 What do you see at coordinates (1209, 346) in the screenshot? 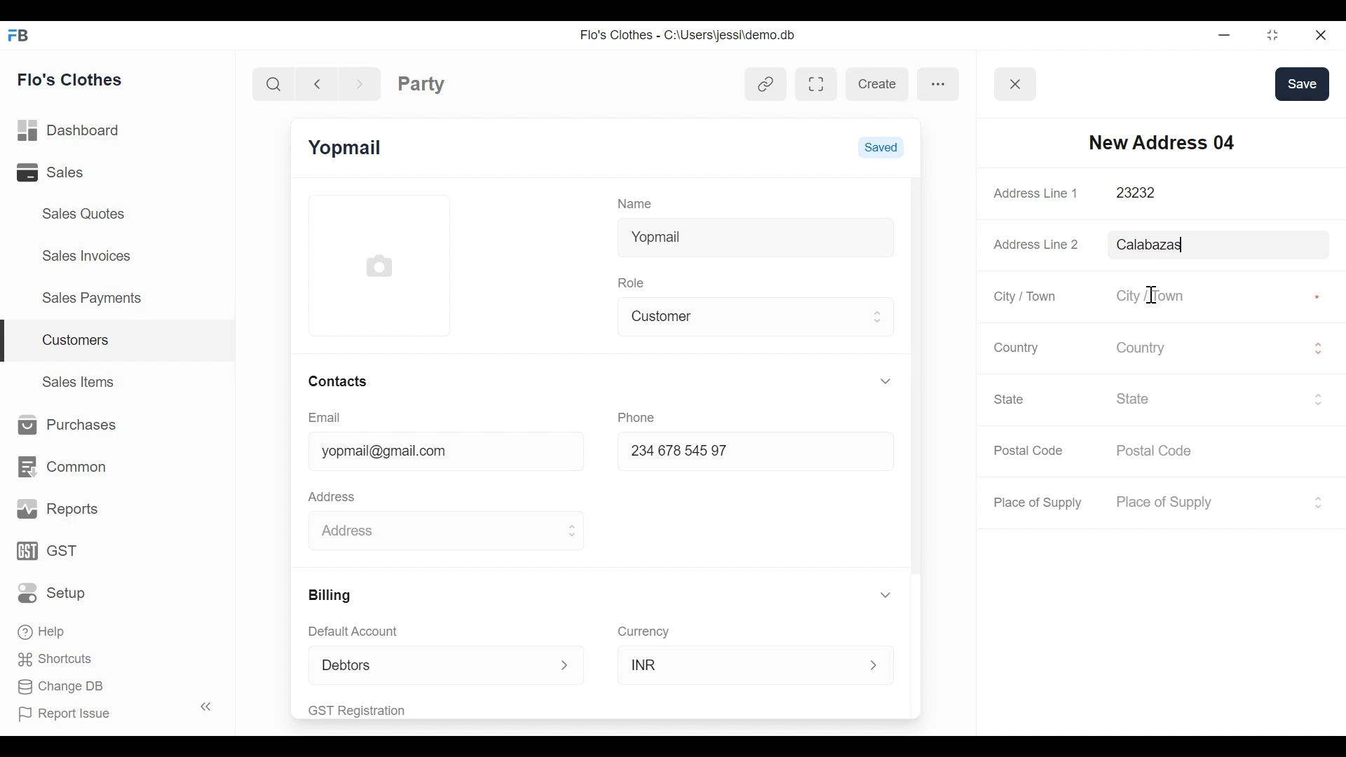
I see `Country` at bounding box center [1209, 346].